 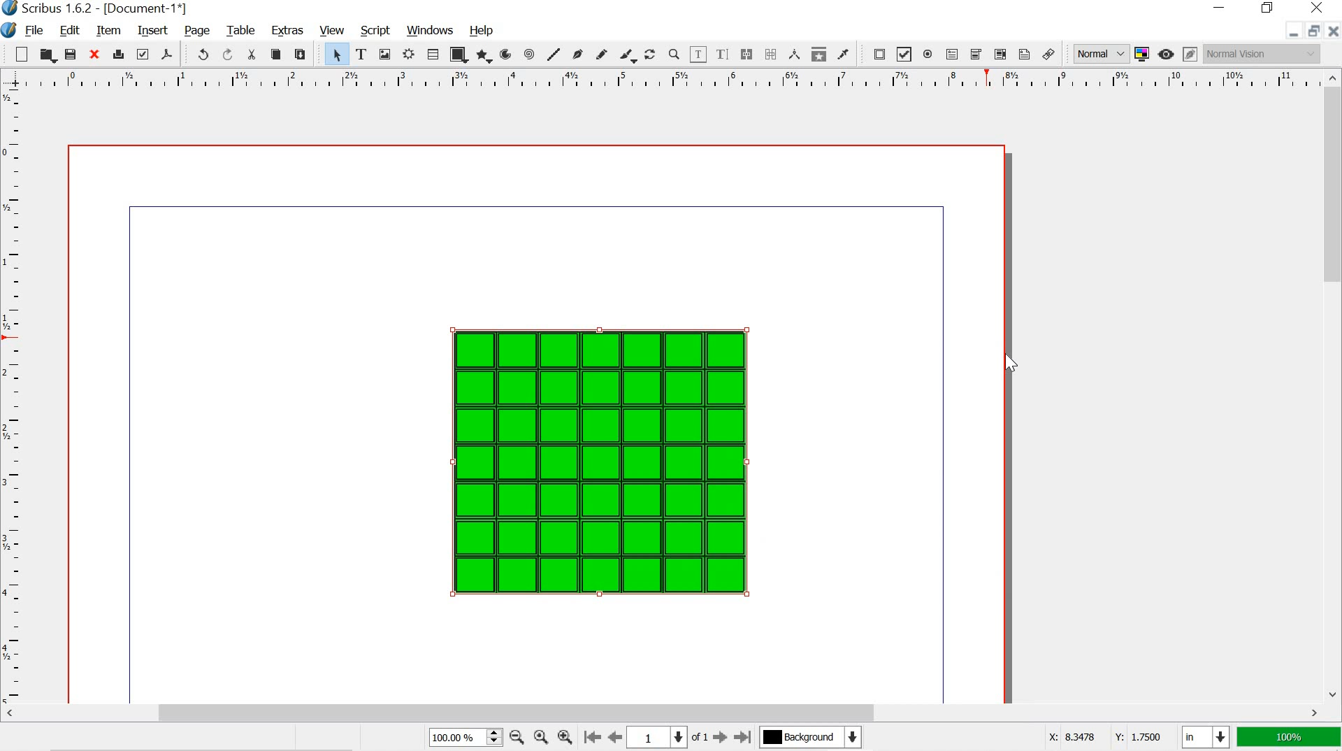 What do you see at coordinates (1333, 31) in the screenshot?
I see `close` at bounding box center [1333, 31].